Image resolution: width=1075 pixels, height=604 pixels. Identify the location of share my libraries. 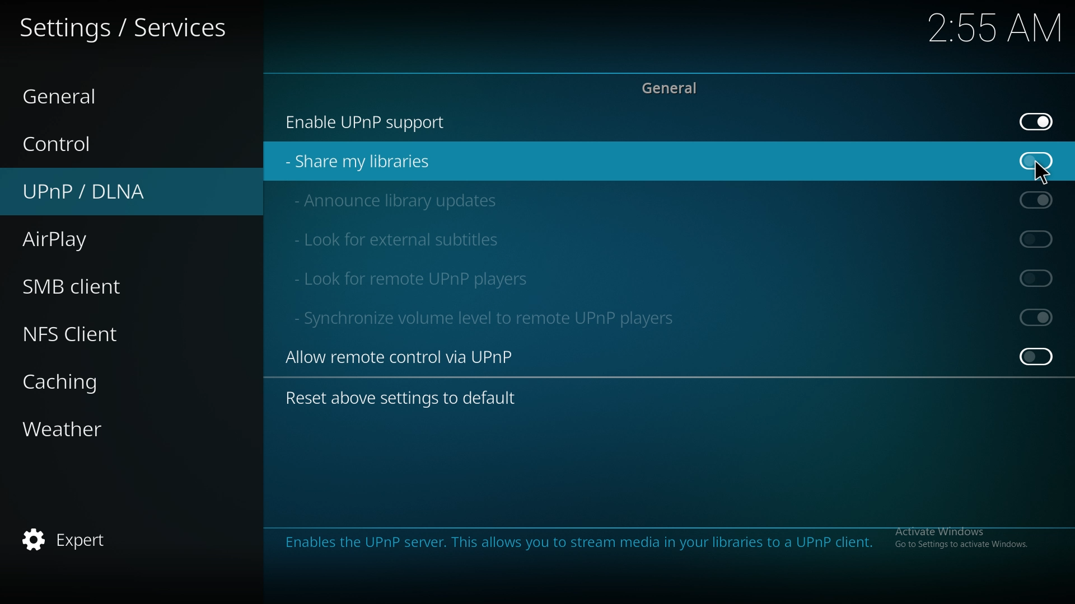
(367, 161).